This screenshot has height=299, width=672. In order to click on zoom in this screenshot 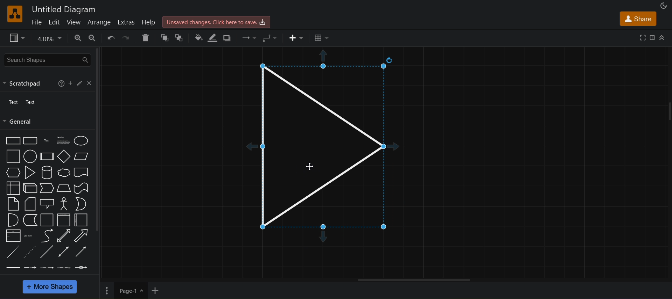, I will do `click(48, 39)`.